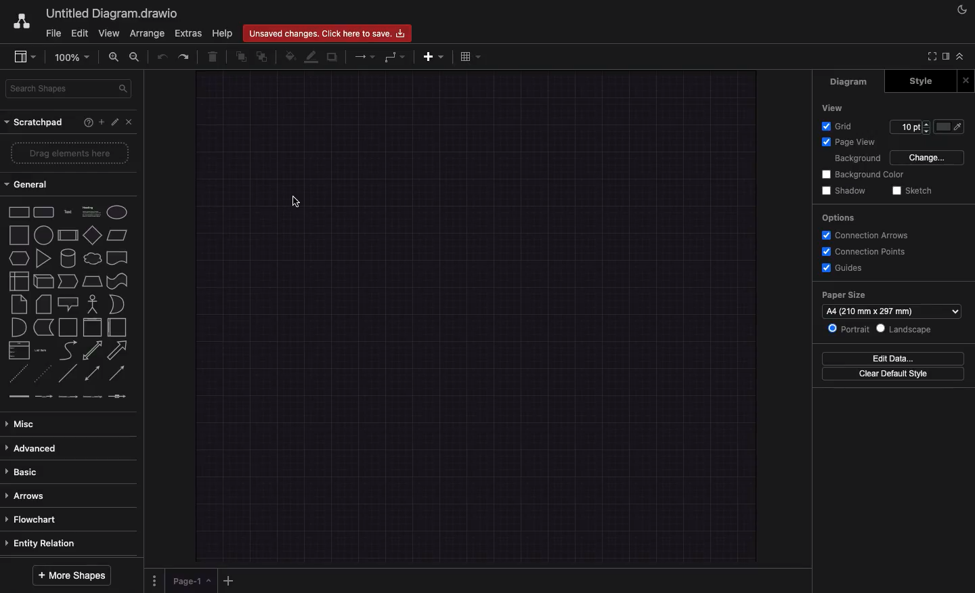 This screenshot has width=975, height=593. I want to click on View, so click(108, 32).